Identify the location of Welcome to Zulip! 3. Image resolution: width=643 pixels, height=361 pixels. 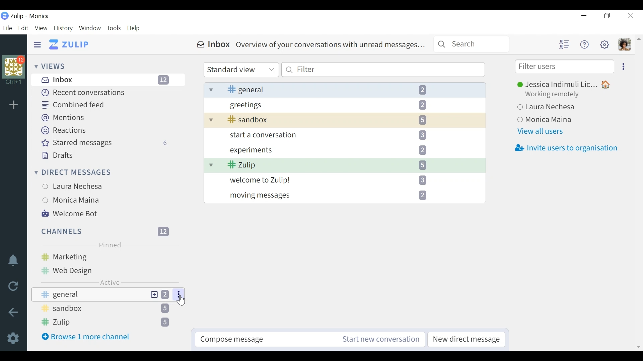
(345, 179).